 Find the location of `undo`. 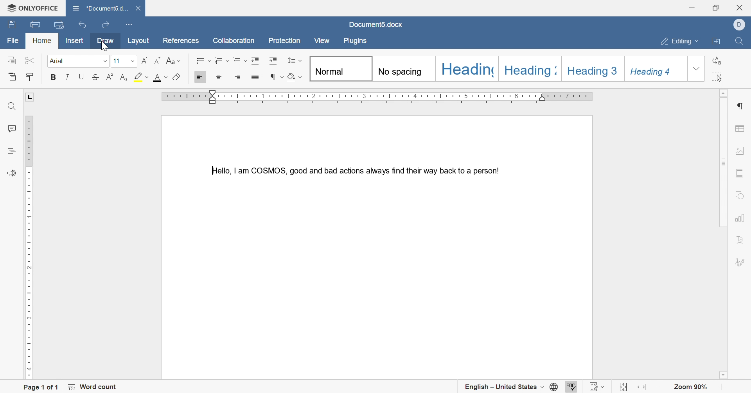

undo is located at coordinates (80, 26).